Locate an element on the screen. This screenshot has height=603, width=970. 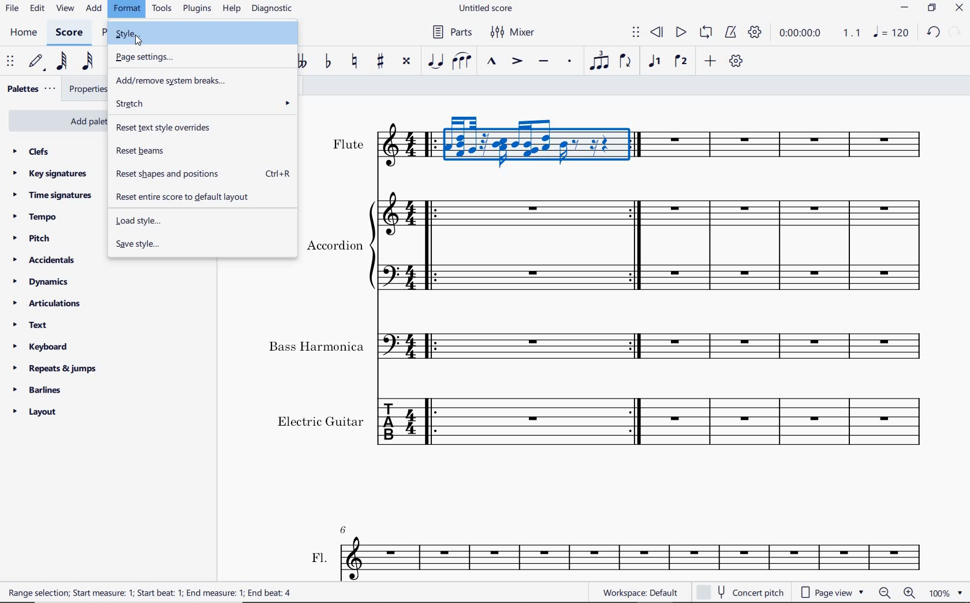
layout is located at coordinates (35, 412).